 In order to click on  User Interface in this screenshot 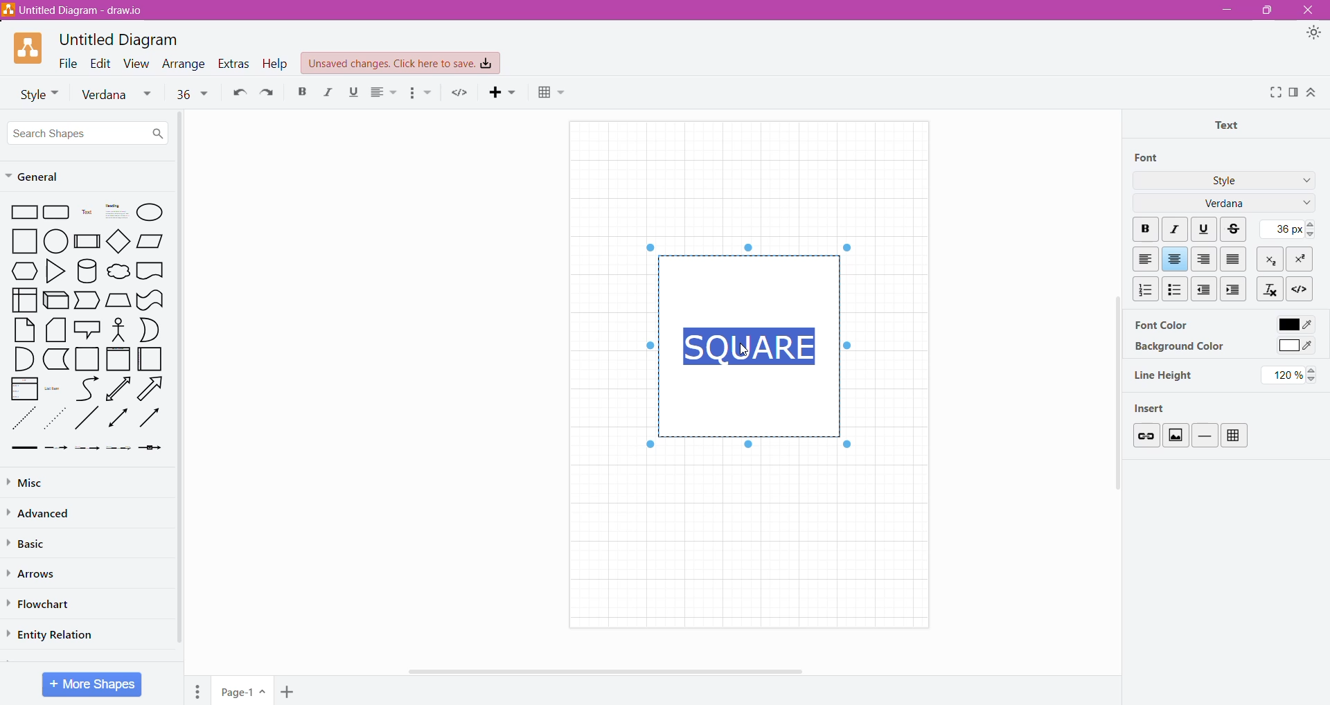, I will do `click(24, 299)`.